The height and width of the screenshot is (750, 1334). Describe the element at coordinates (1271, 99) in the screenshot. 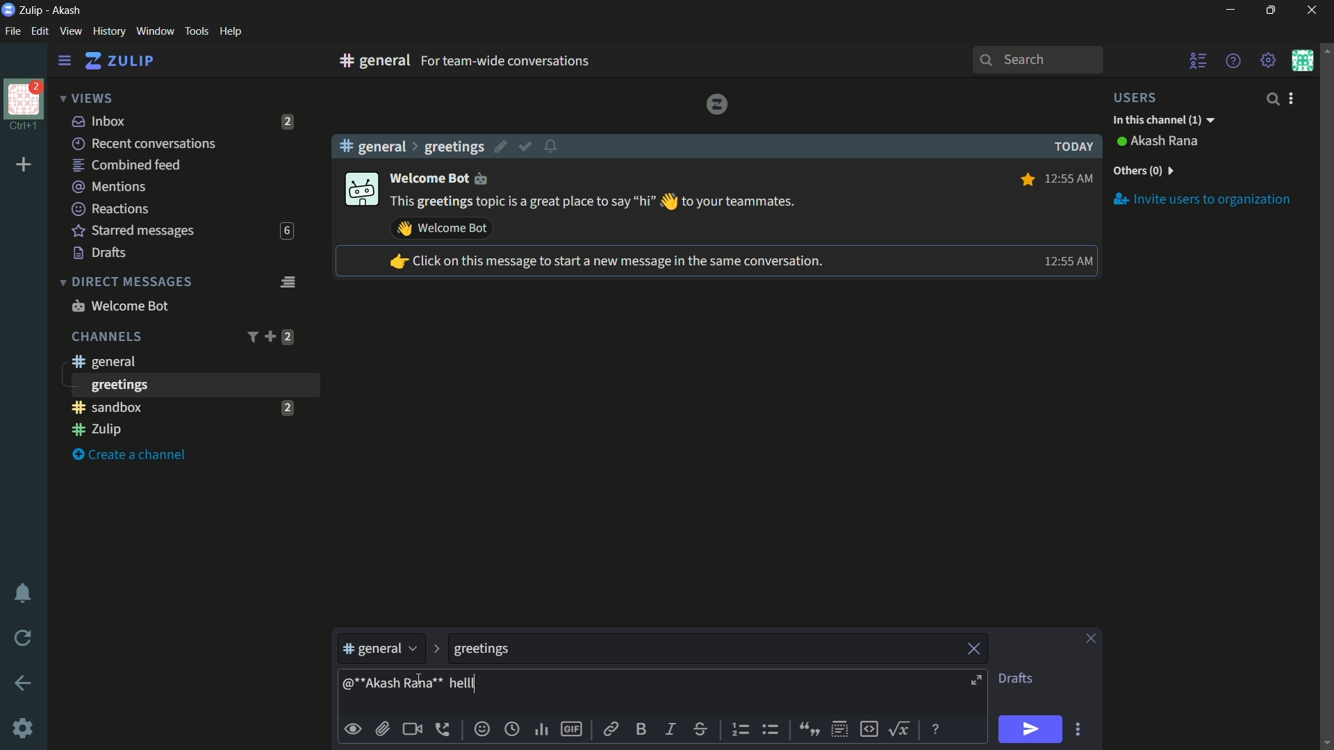

I see `search` at that location.